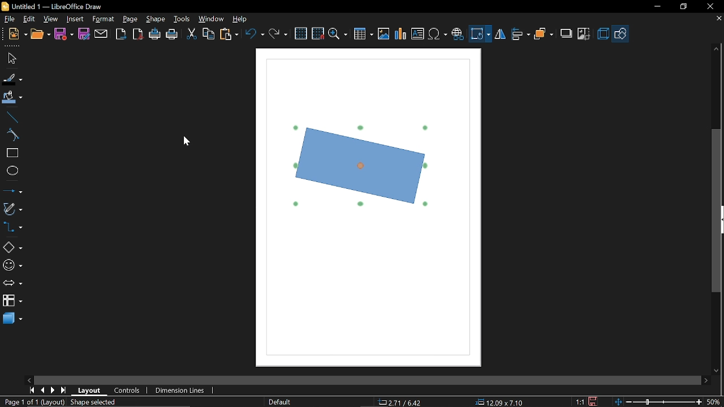 The width and height of the screenshot is (724, 407). What do you see at coordinates (12, 172) in the screenshot?
I see `ellipse` at bounding box center [12, 172].